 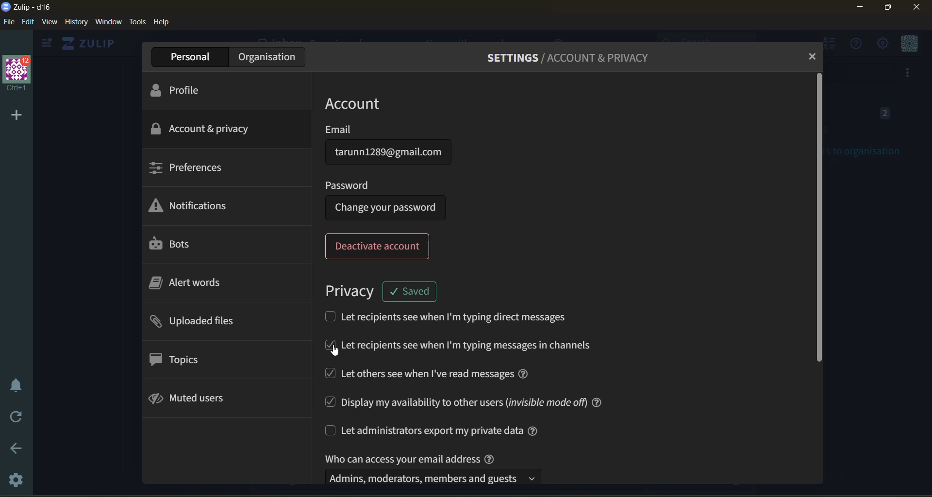 I want to click on notifications, so click(x=194, y=208).